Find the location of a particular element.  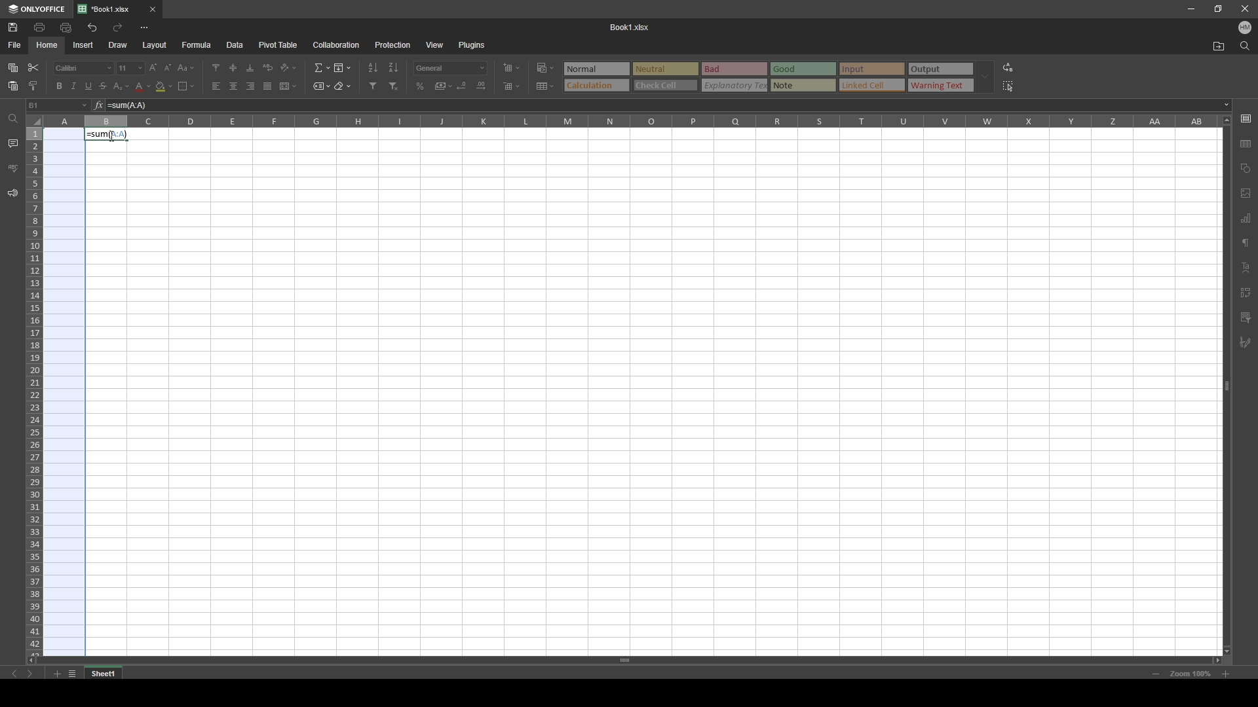

quick print is located at coordinates (67, 27).